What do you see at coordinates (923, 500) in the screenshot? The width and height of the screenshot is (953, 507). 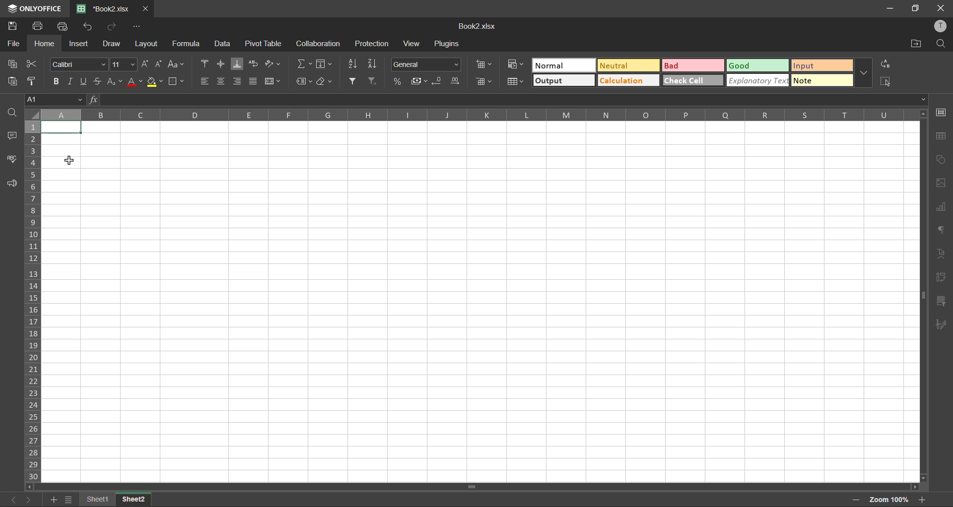 I see `zoom in ` at bounding box center [923, 500].